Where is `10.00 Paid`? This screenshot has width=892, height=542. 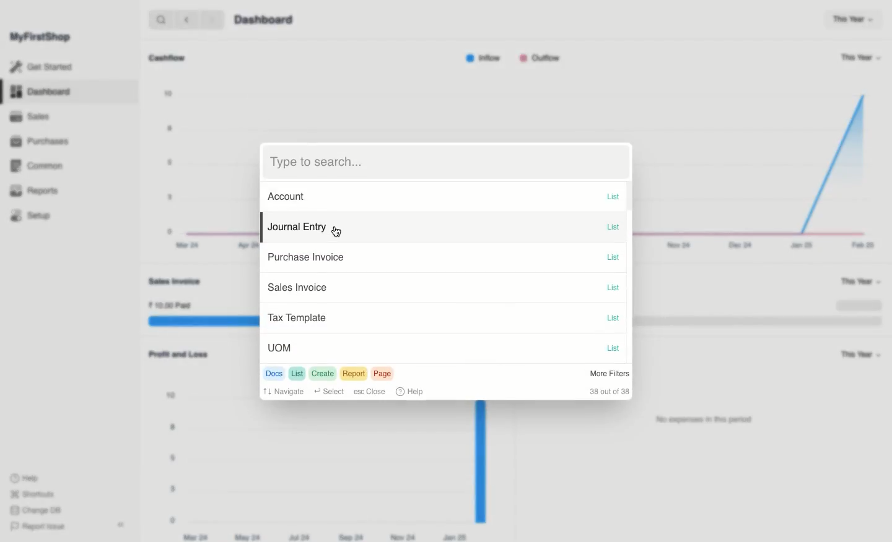 10.00 Paid is located at coordinates (171, 306).